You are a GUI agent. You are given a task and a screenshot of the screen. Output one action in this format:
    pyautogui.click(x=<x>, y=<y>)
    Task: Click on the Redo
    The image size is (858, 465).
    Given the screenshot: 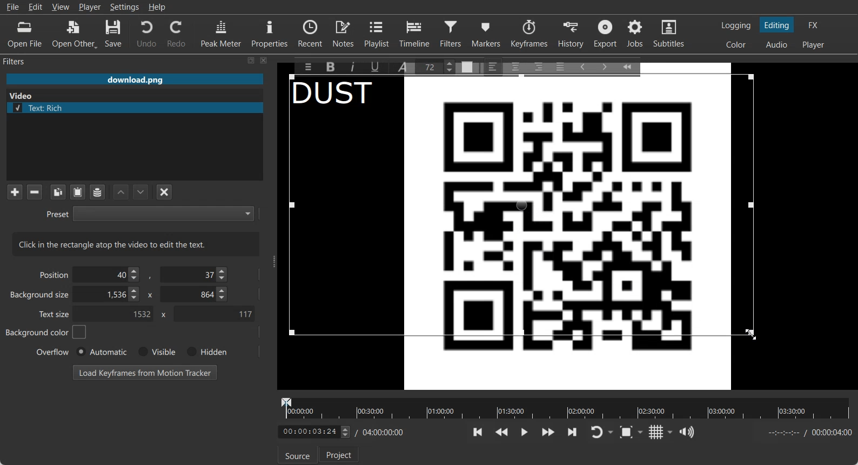 What is the action you would take?
    pyautogui.click(x=177, y=34)
    